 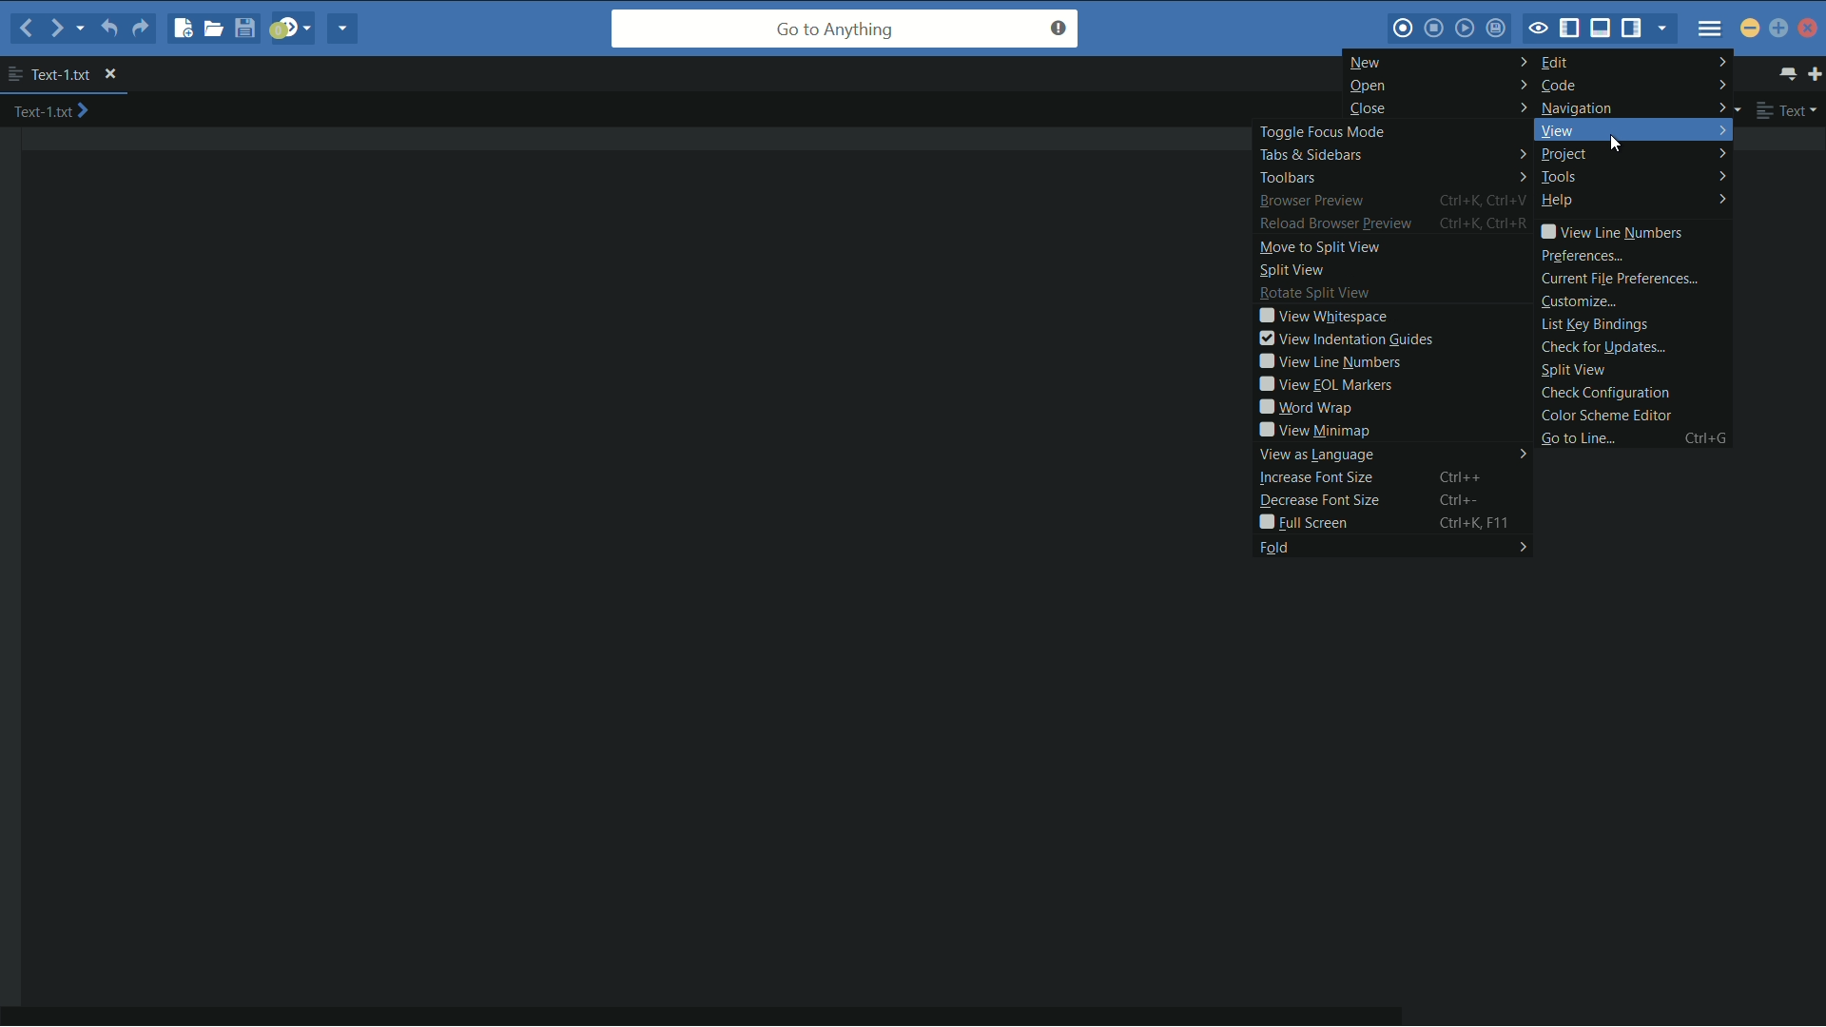 What do you see at coordinates (1785, 111) in the screenshot?
I see `text` at bounding box center [1785, 111].